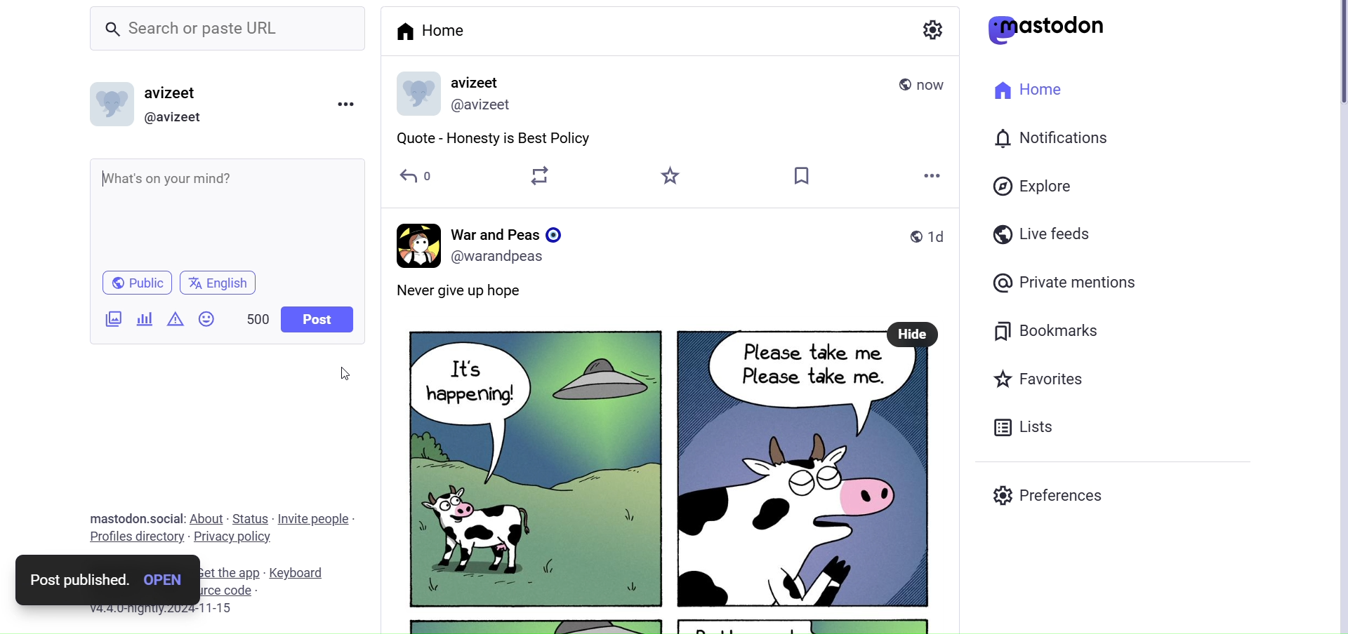 The width and height of the screenshot is (1348, 634). I want to click on @avizeet, so click(180, 116).